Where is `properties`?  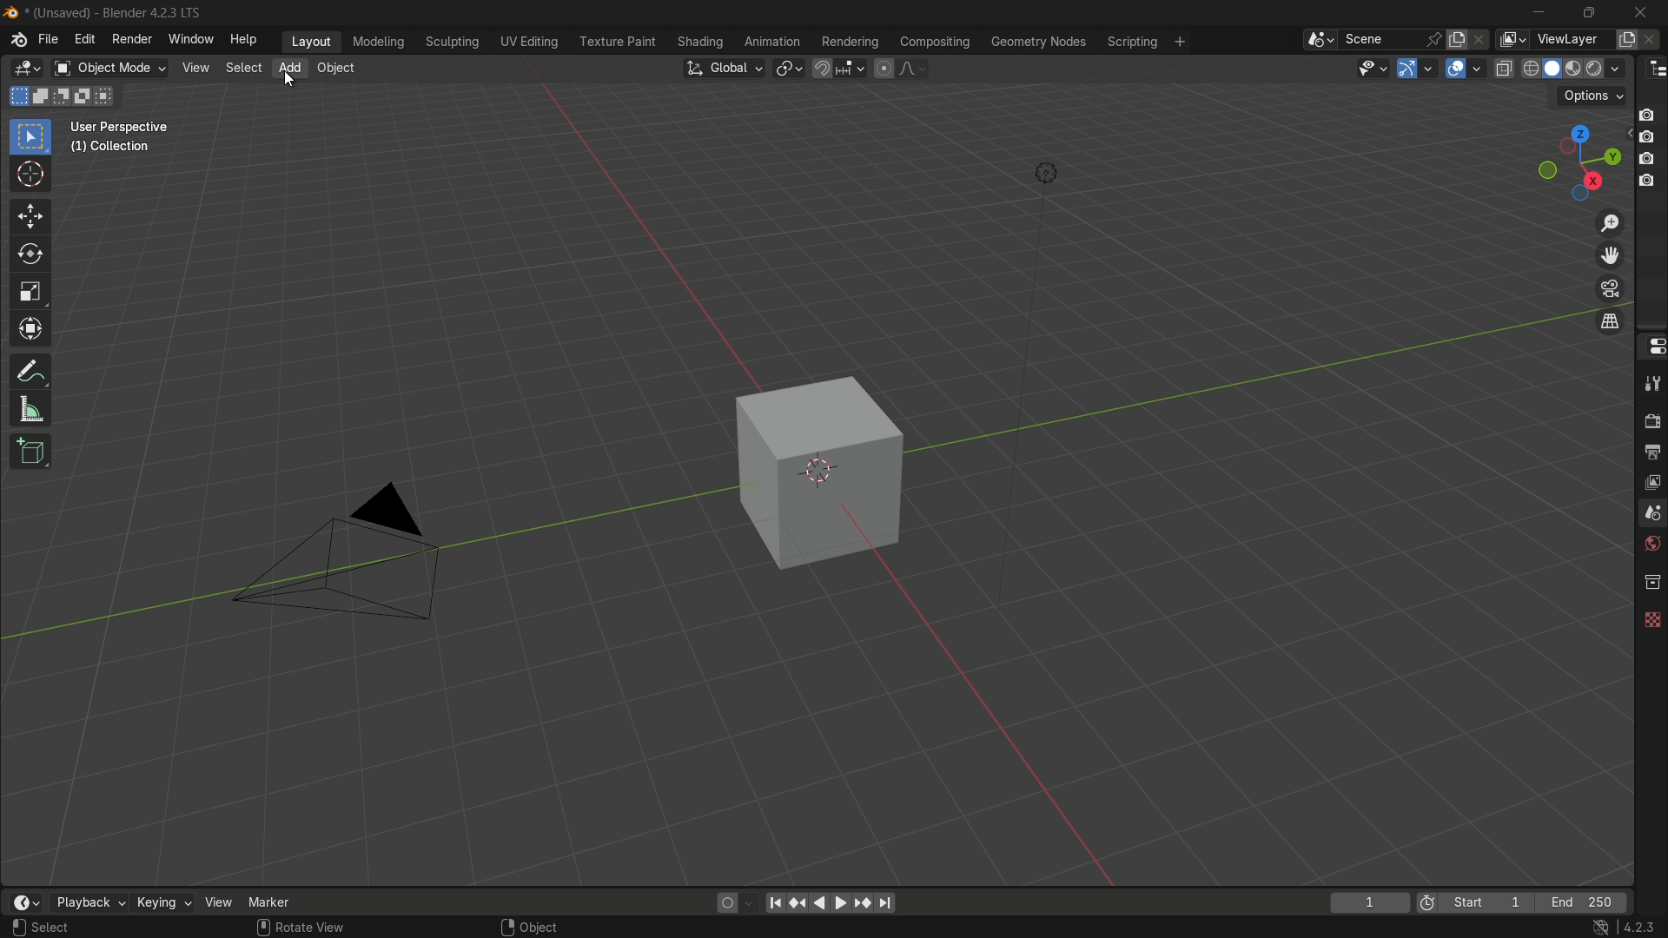
properties is located at coordinates (1651, 347).